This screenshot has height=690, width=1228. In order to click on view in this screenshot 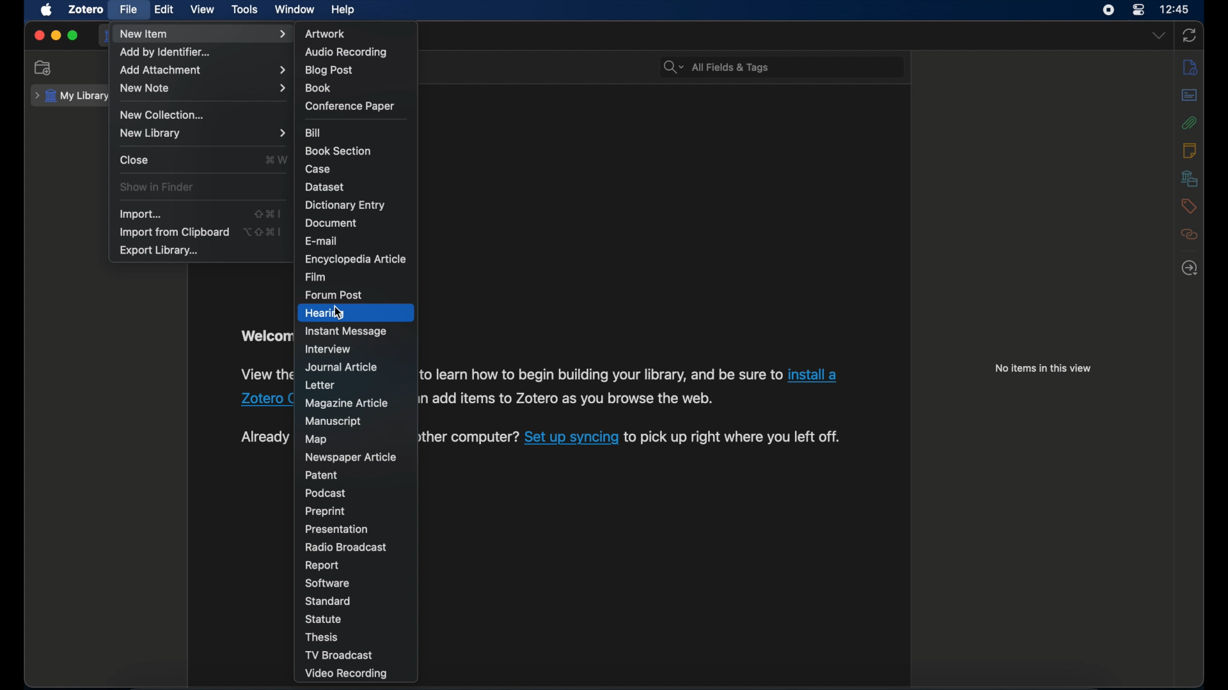, I will do `click(202, 10)`.